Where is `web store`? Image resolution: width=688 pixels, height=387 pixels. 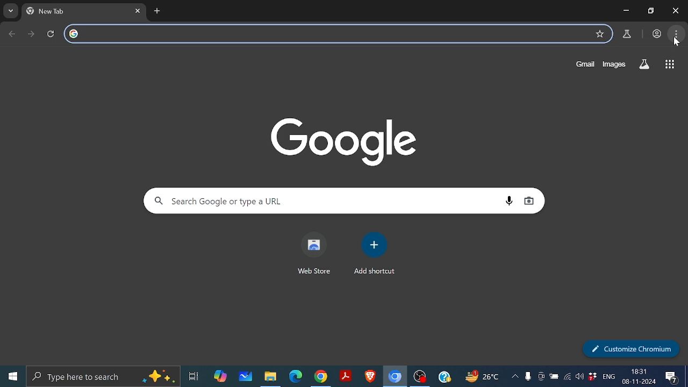
web store is located at coordinates (312, 273).